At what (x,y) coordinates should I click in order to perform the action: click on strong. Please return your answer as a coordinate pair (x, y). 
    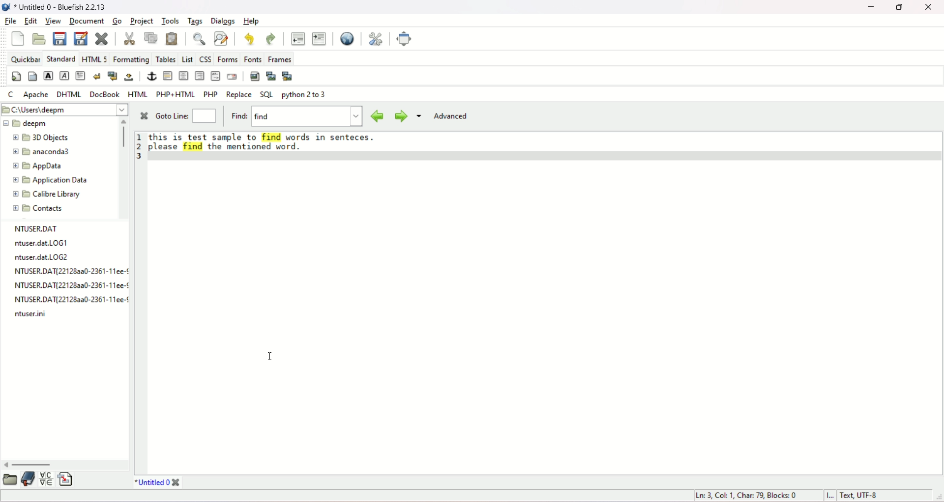
    Looking at the image, I should click on (48, 76).